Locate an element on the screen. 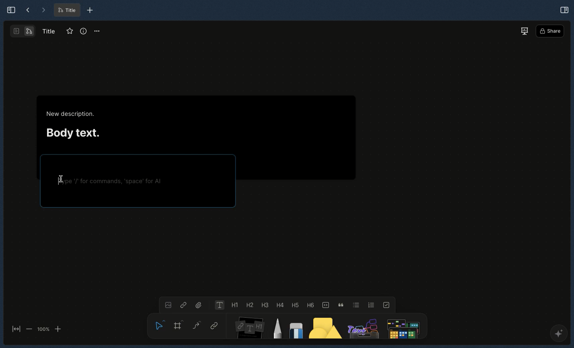 The width and height of the screenshot is (574, 348). Heading 4 is located at coordinates (279, 305).